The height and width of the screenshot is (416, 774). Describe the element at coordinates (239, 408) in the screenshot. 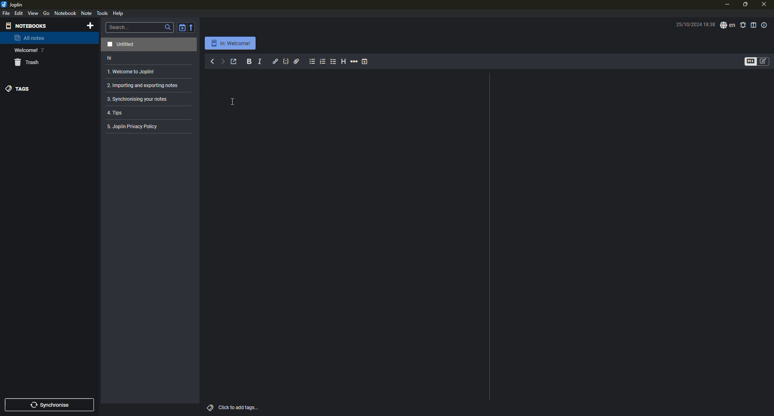

I see `click to add tags` at that location.